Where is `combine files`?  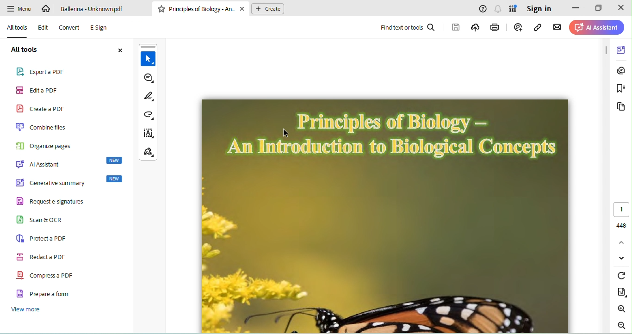
combine files is located at coordinates (43, 127).